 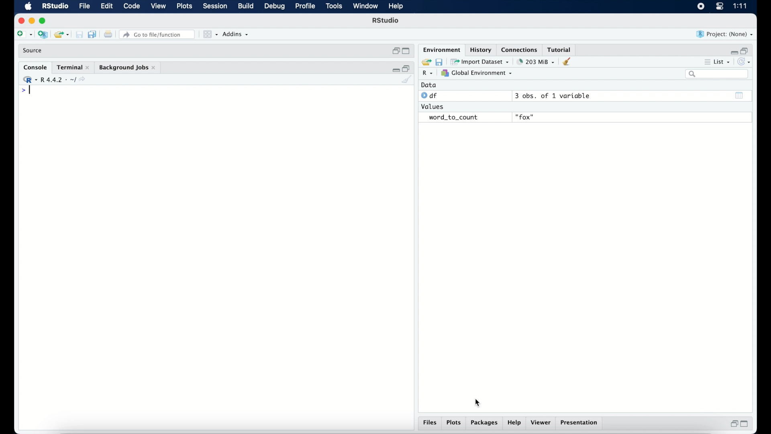 I want to click on history, so click(x=480, y=50).